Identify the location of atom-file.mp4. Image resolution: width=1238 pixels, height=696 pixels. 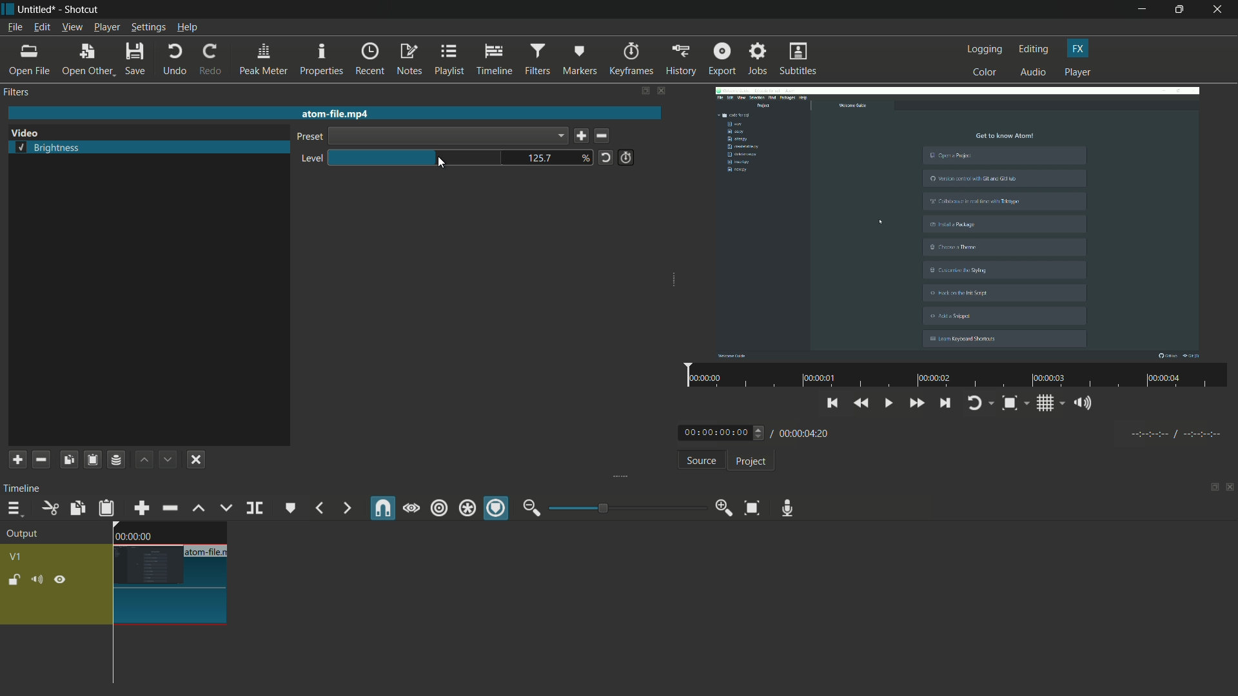
(334, 113).